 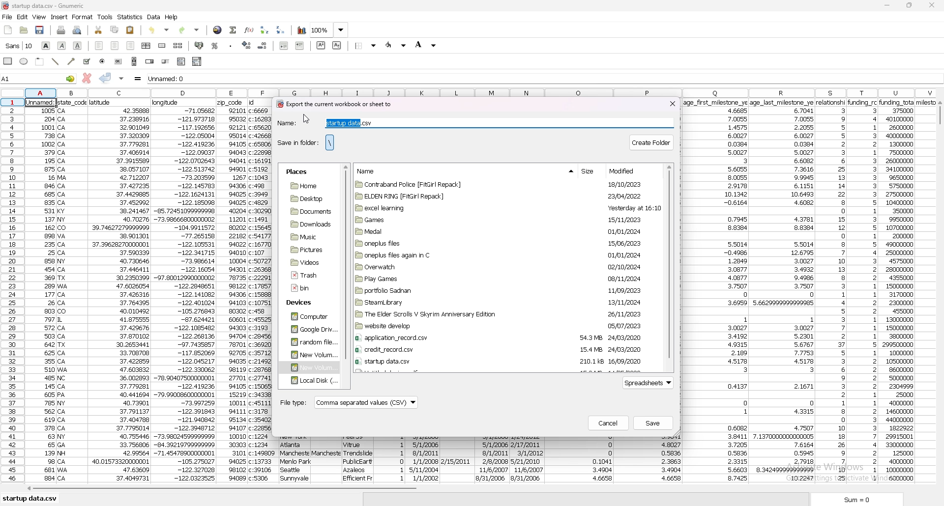 I want to click on scroll bar, so click(x=939, y=294).